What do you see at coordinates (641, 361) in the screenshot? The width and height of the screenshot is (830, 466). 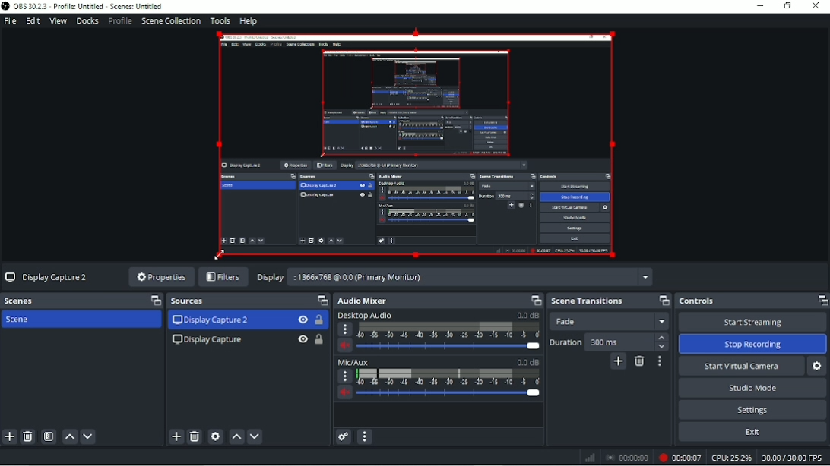 I see `Remove cofigurable transition` at bounding box center [641, 361].